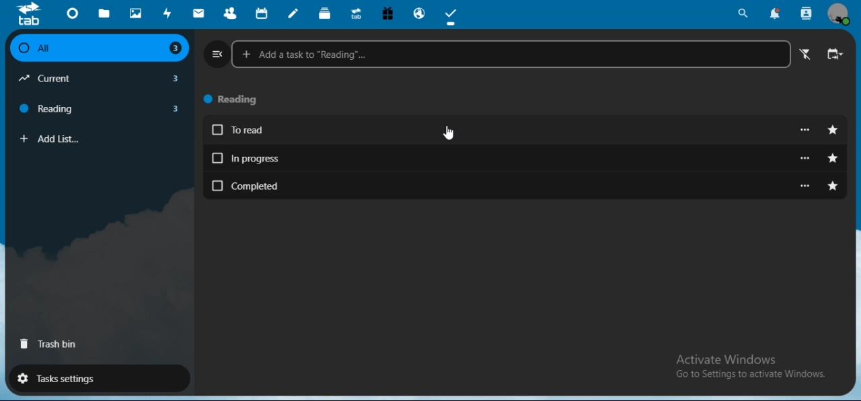 The image size is (861, 401). I want to click on photos, so click(136, 13).